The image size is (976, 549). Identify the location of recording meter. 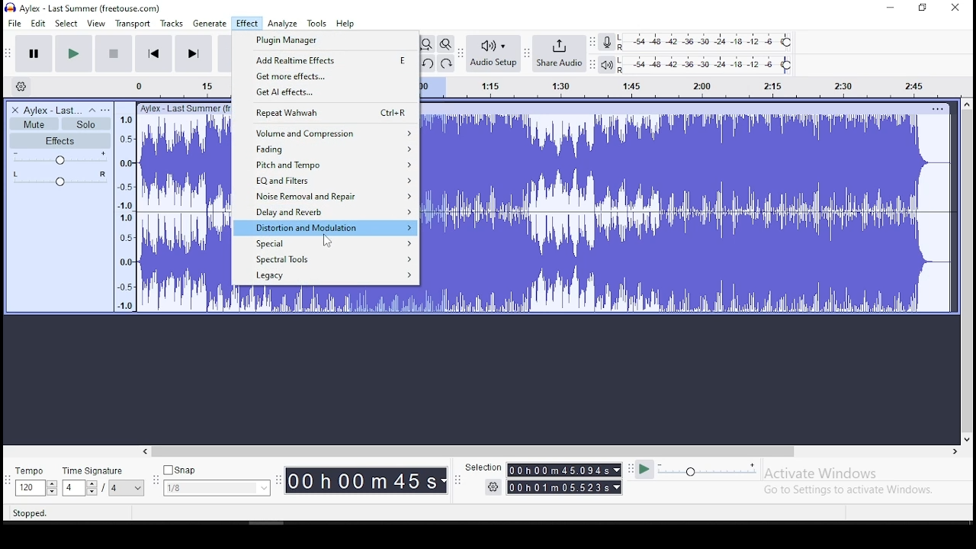
(607, 41).